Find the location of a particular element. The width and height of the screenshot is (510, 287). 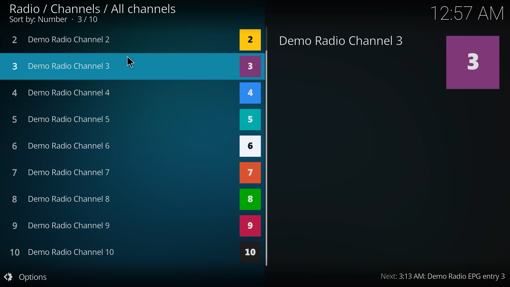

6 is located at coordinates (250, 146).